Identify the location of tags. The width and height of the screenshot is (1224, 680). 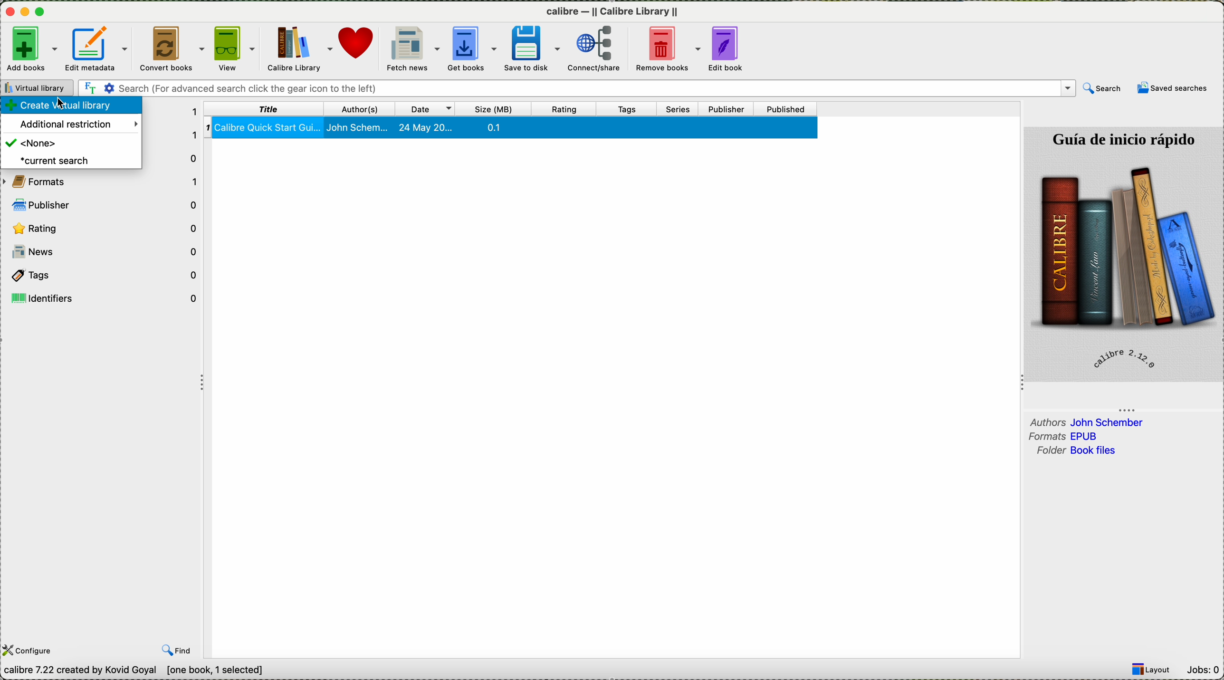
(105, 276).